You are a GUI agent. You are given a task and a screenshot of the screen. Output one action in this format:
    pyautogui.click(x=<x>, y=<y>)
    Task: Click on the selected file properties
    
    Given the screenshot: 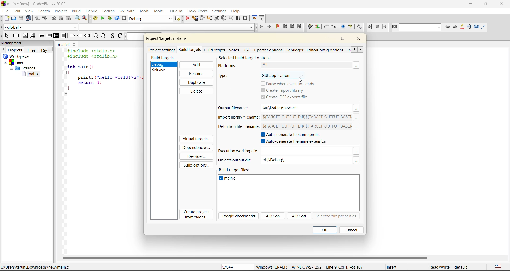 What is the action you would take?
    pyautogui.click(x=336, y=216)
    